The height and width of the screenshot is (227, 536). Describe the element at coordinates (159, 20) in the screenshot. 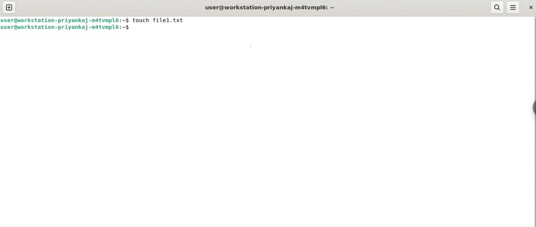

I see `touch file1.txt` at that location.